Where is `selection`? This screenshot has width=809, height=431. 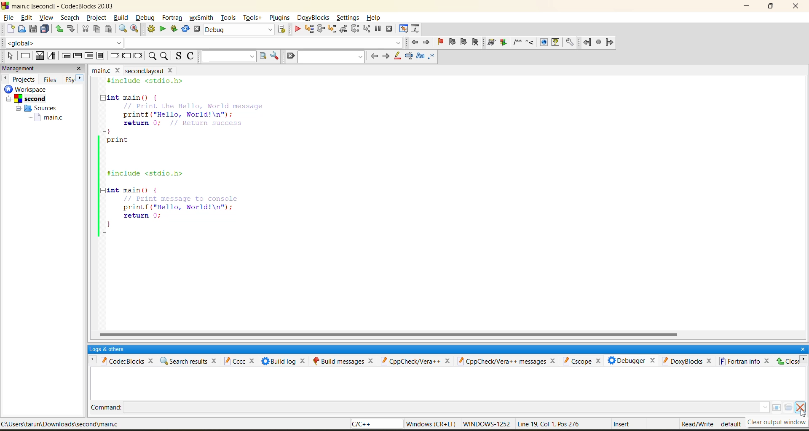 selection is located at coordinates (51, 56).